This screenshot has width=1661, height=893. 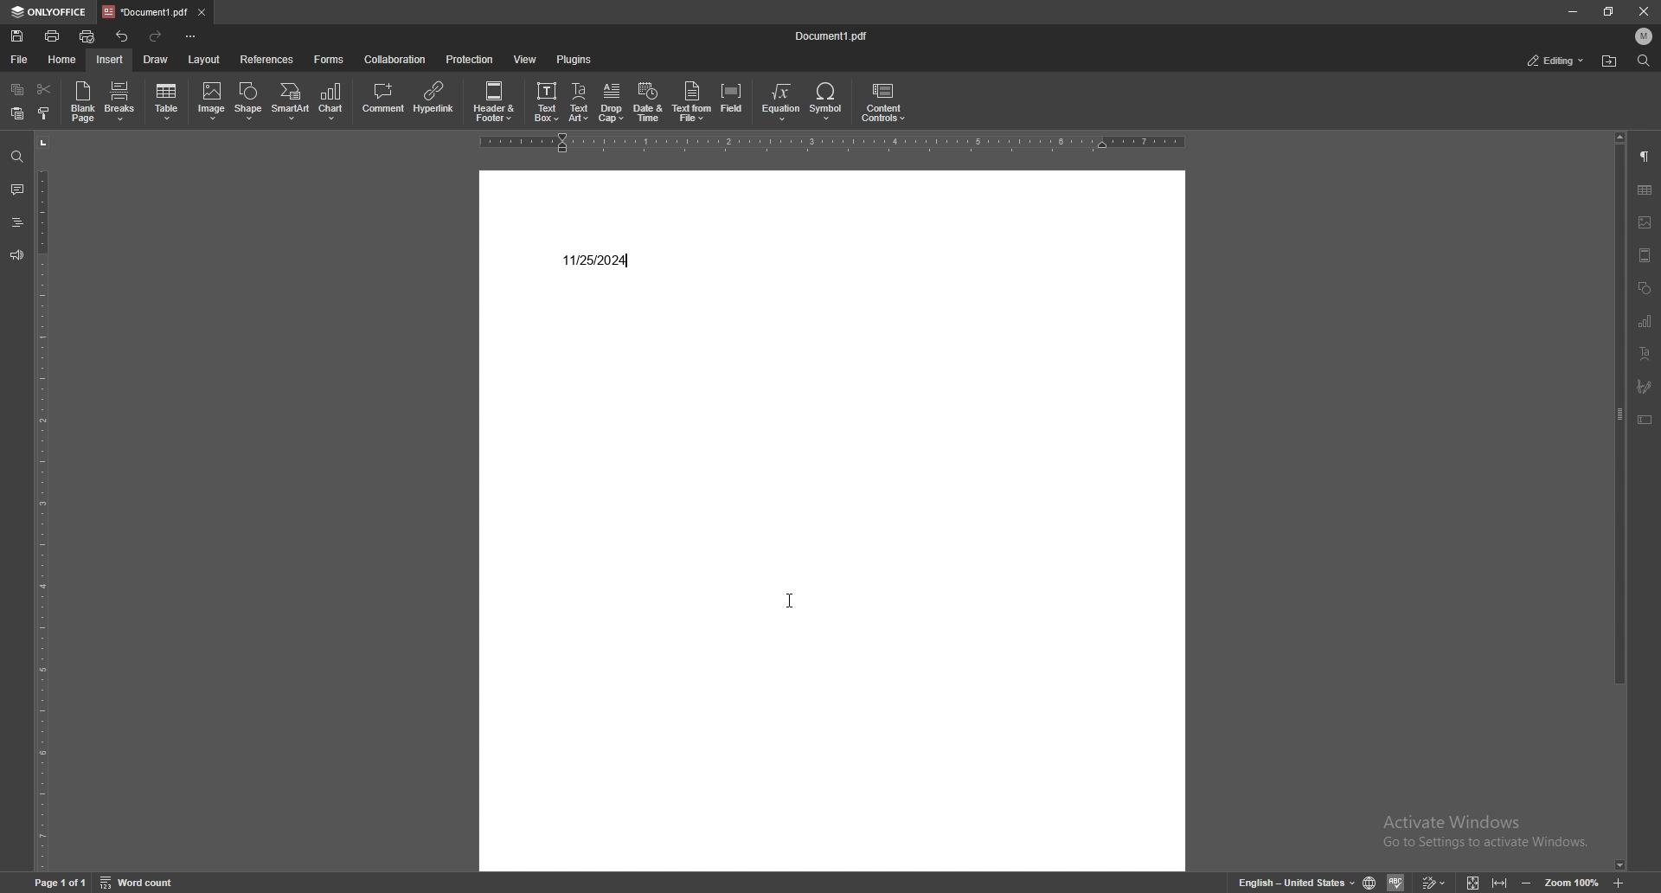 I want to click on word count, so click(x=139, y=883).